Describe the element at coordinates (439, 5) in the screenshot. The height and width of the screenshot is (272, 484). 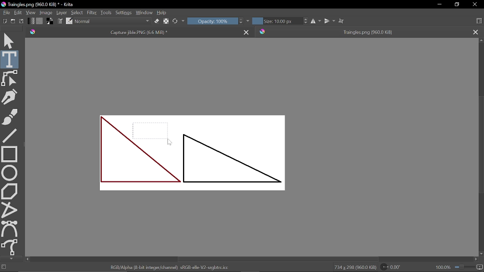
I see `Minimize` at that location.